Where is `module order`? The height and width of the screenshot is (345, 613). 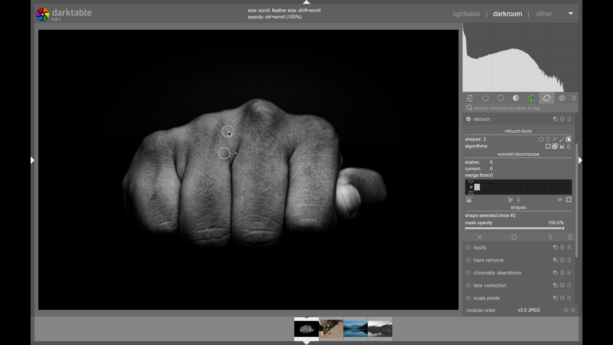
module order is located at coordinates (482, 311).